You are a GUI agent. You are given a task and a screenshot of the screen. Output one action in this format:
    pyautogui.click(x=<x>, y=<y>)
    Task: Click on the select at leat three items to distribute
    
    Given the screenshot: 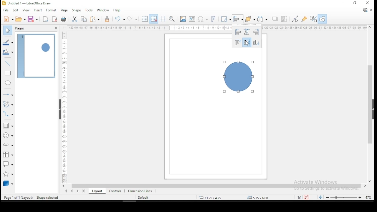 What is the action you would take?
    pyautogui.click(x=263, y=19)
    